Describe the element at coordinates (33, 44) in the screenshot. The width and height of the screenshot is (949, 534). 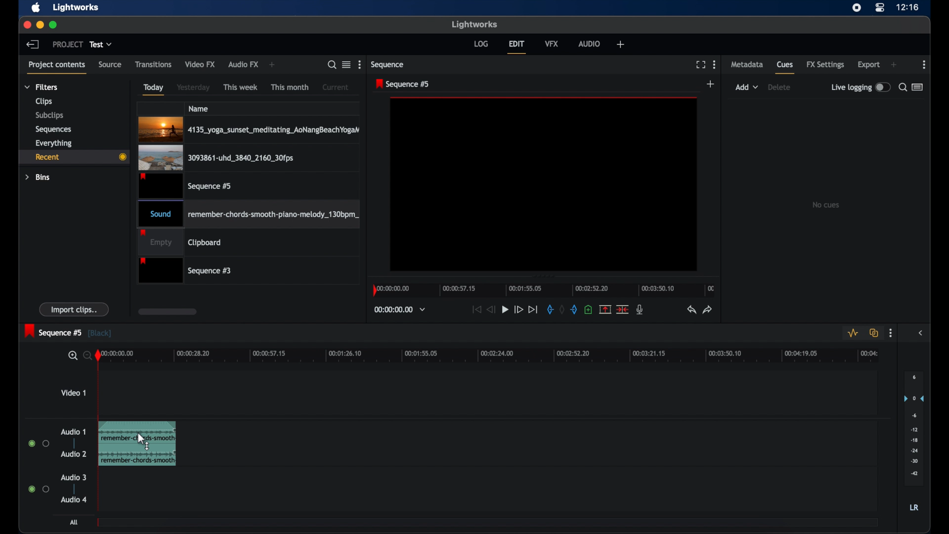
I see `back` at that location.